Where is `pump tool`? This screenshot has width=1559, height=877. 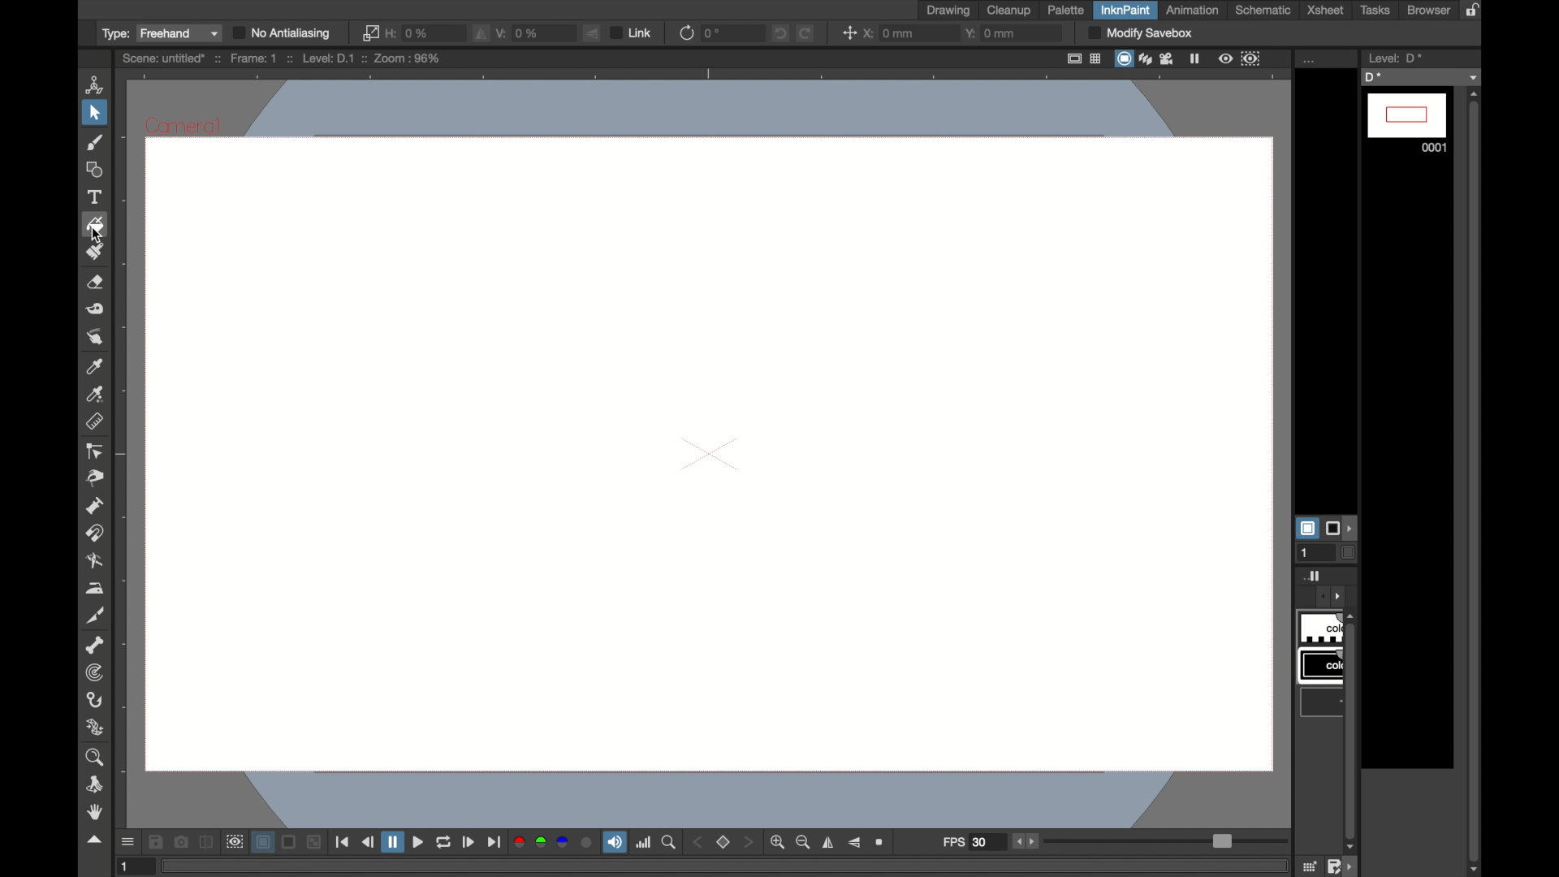
pump tool is located at coordinates (93, 506).